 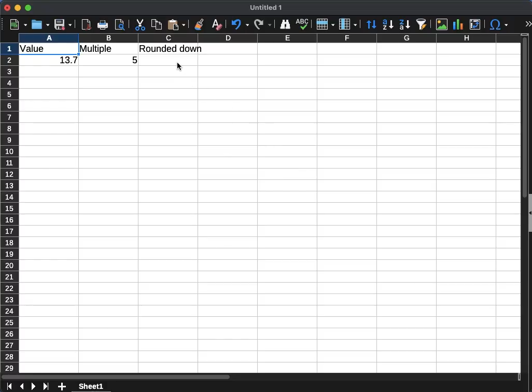 What do you see at coordinates (172, 48) in the screenshot?
I see `rounded down` at bounding box center [172, 48].